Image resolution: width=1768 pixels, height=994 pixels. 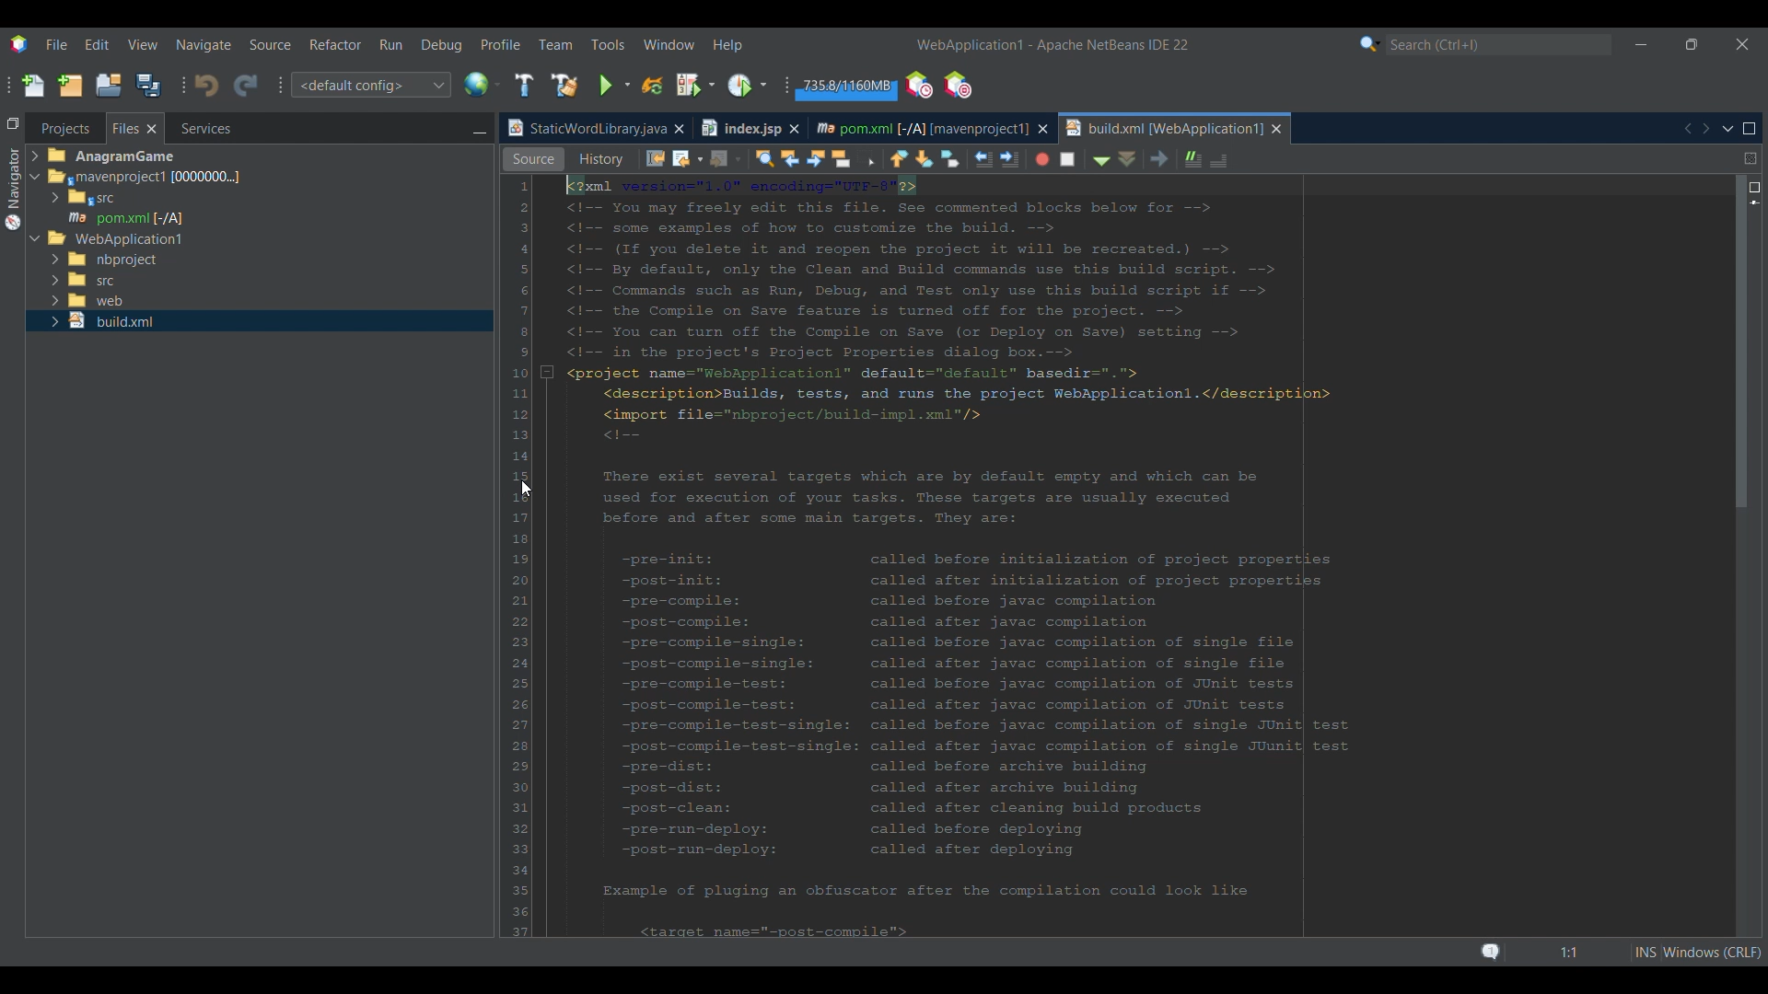 What do you see at coordinates (1170, 157) in the screenshot?
I see `Shift line right` at bounding box center [1170, 157].